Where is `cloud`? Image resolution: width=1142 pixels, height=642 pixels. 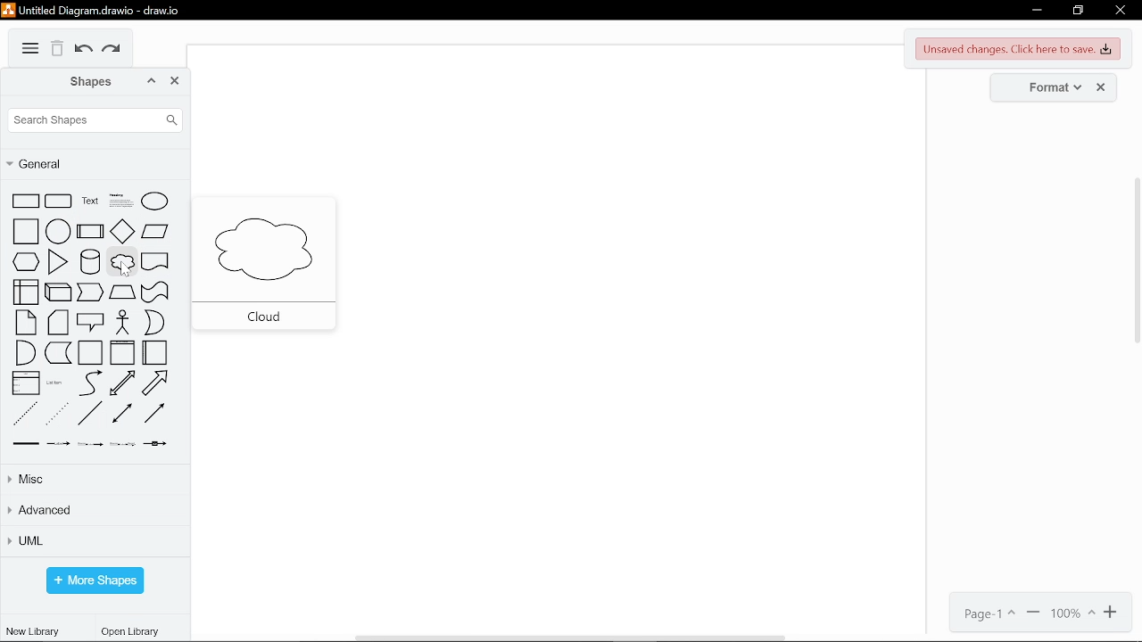 cloud is located at coordinates (121, 262).